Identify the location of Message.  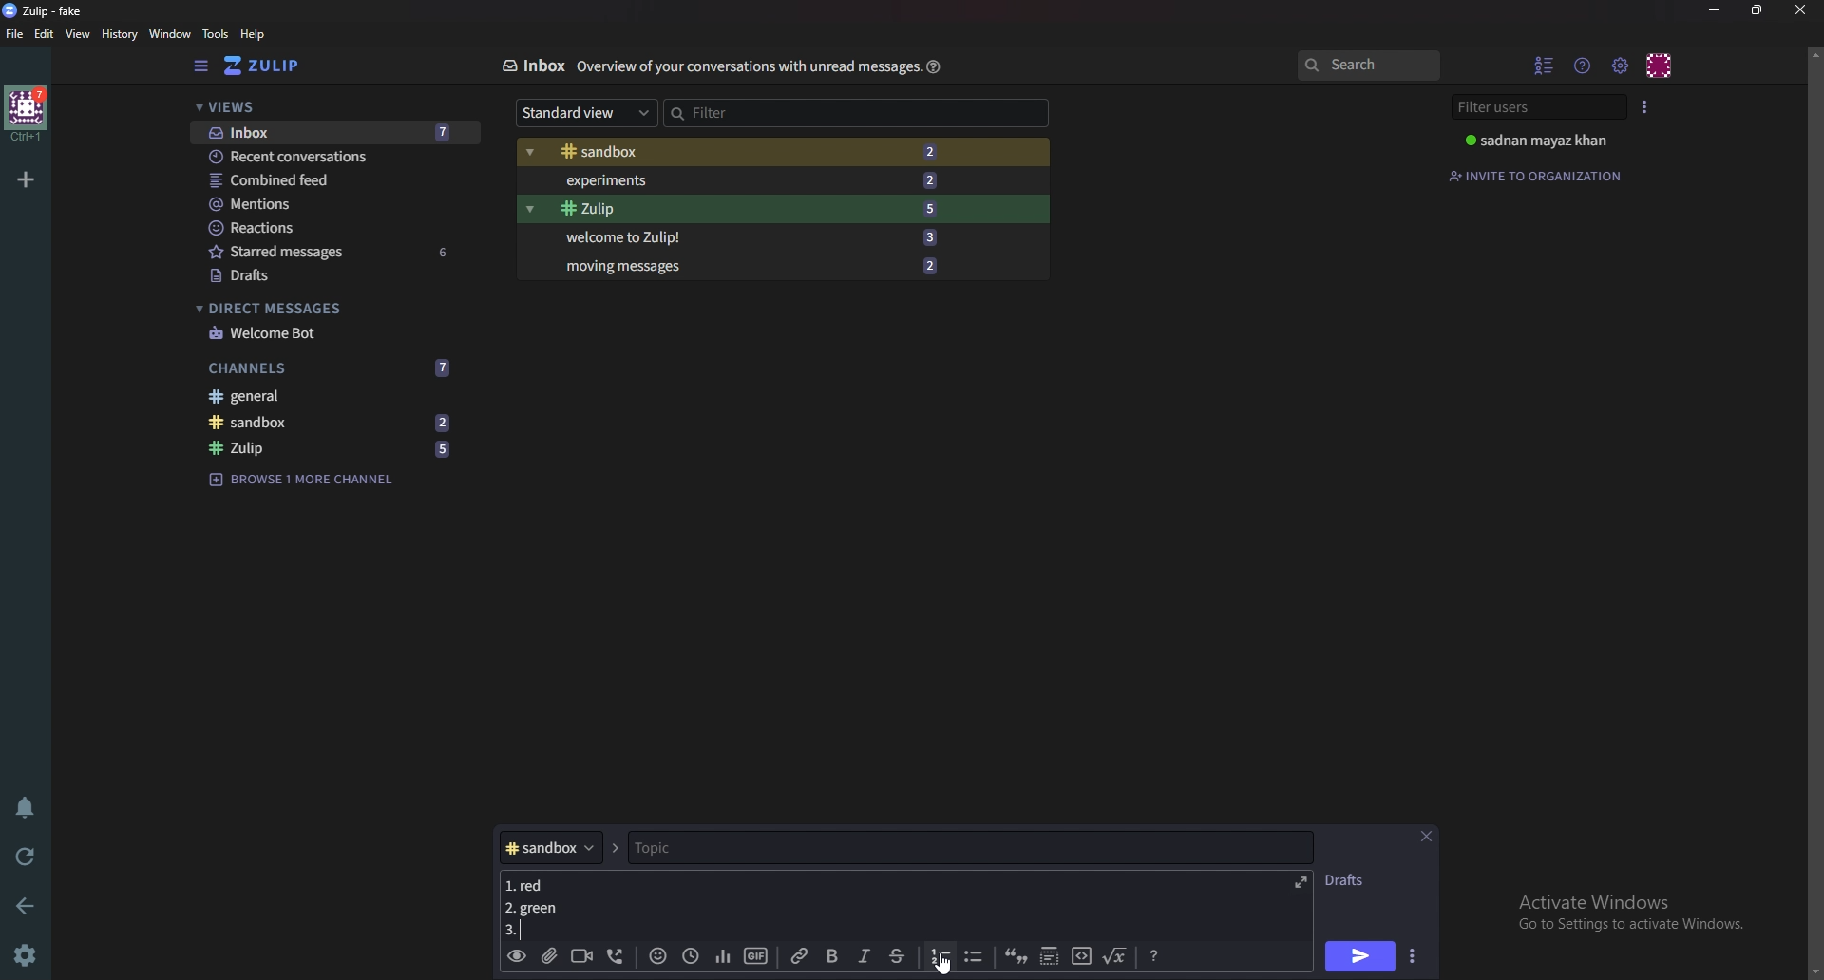
(528, 905).